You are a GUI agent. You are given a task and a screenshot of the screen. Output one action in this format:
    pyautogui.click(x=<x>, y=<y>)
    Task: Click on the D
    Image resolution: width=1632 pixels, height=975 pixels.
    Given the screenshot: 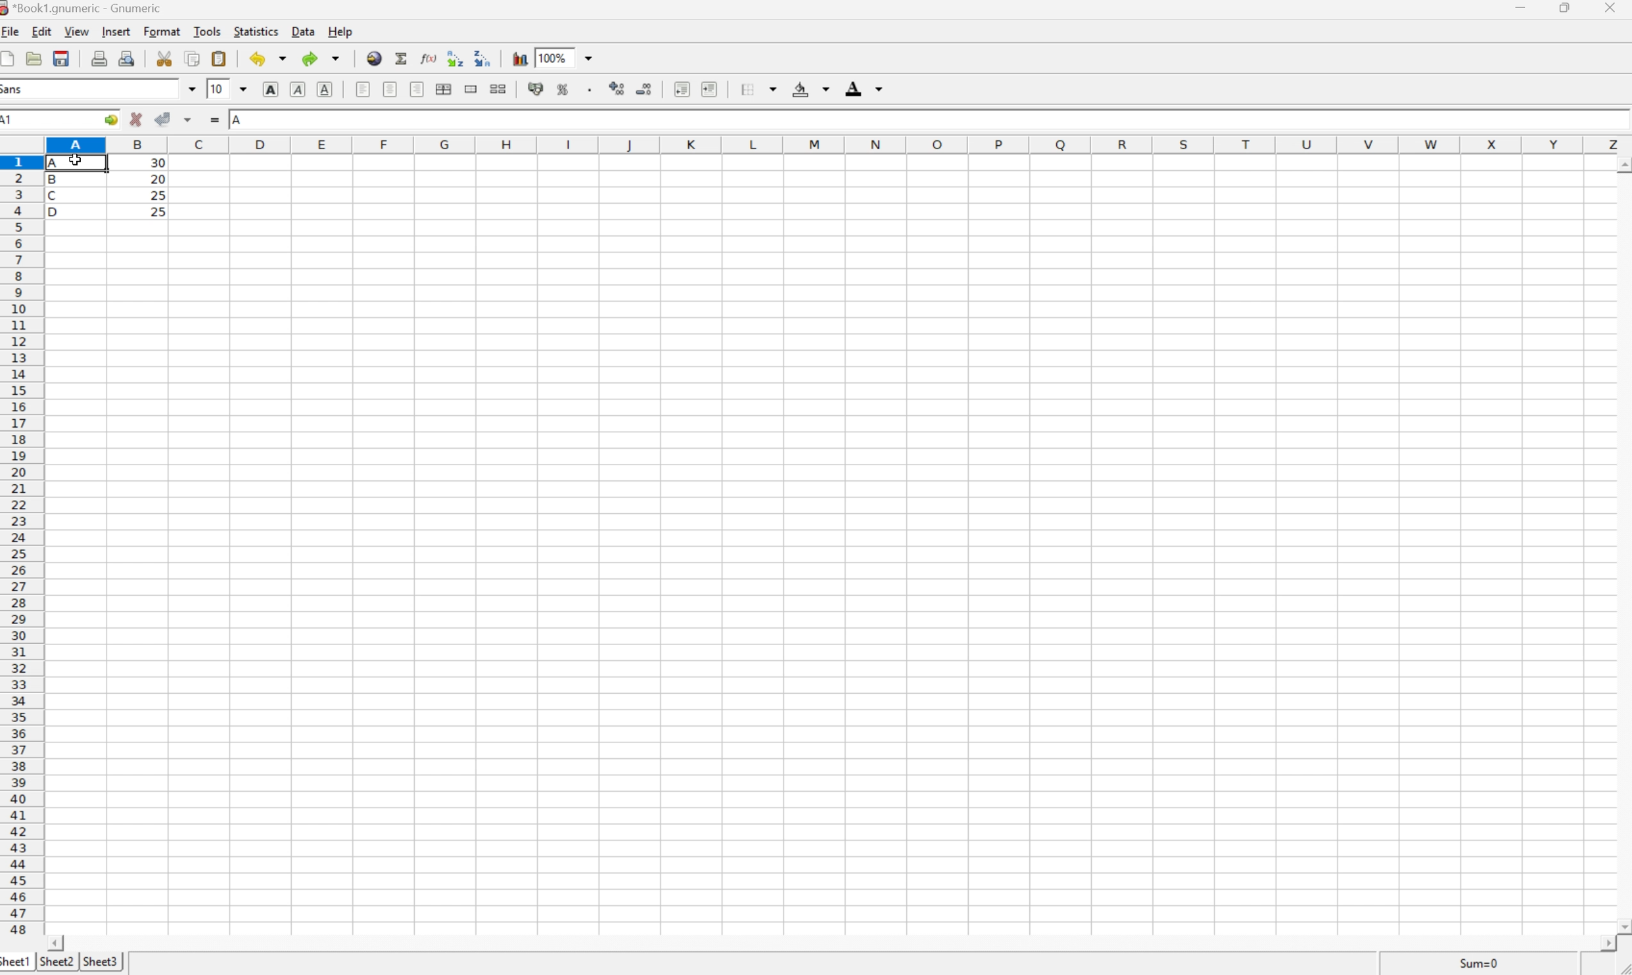 What is the action you would take?
    pyautogui.click(x=58, y=212)
    